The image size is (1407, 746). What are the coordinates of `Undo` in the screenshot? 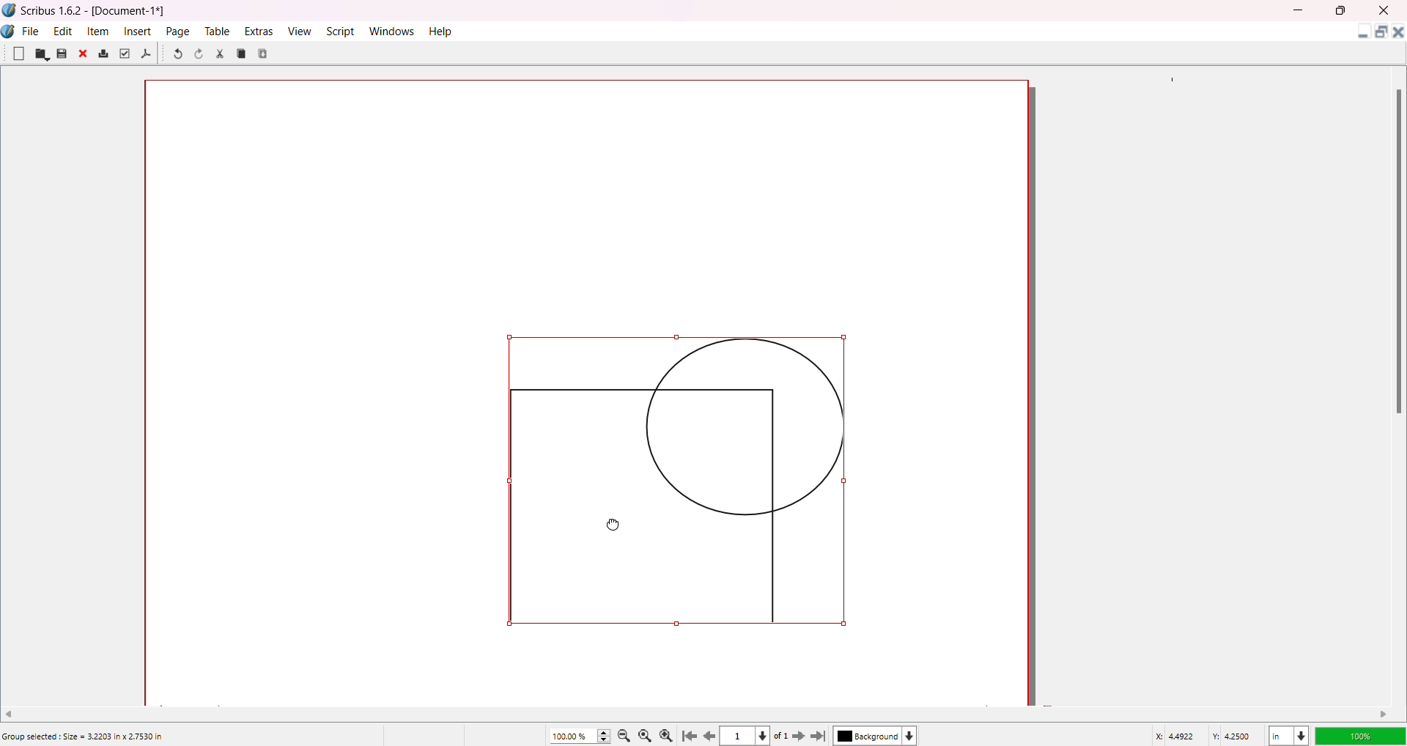 It's located at (177, 55).